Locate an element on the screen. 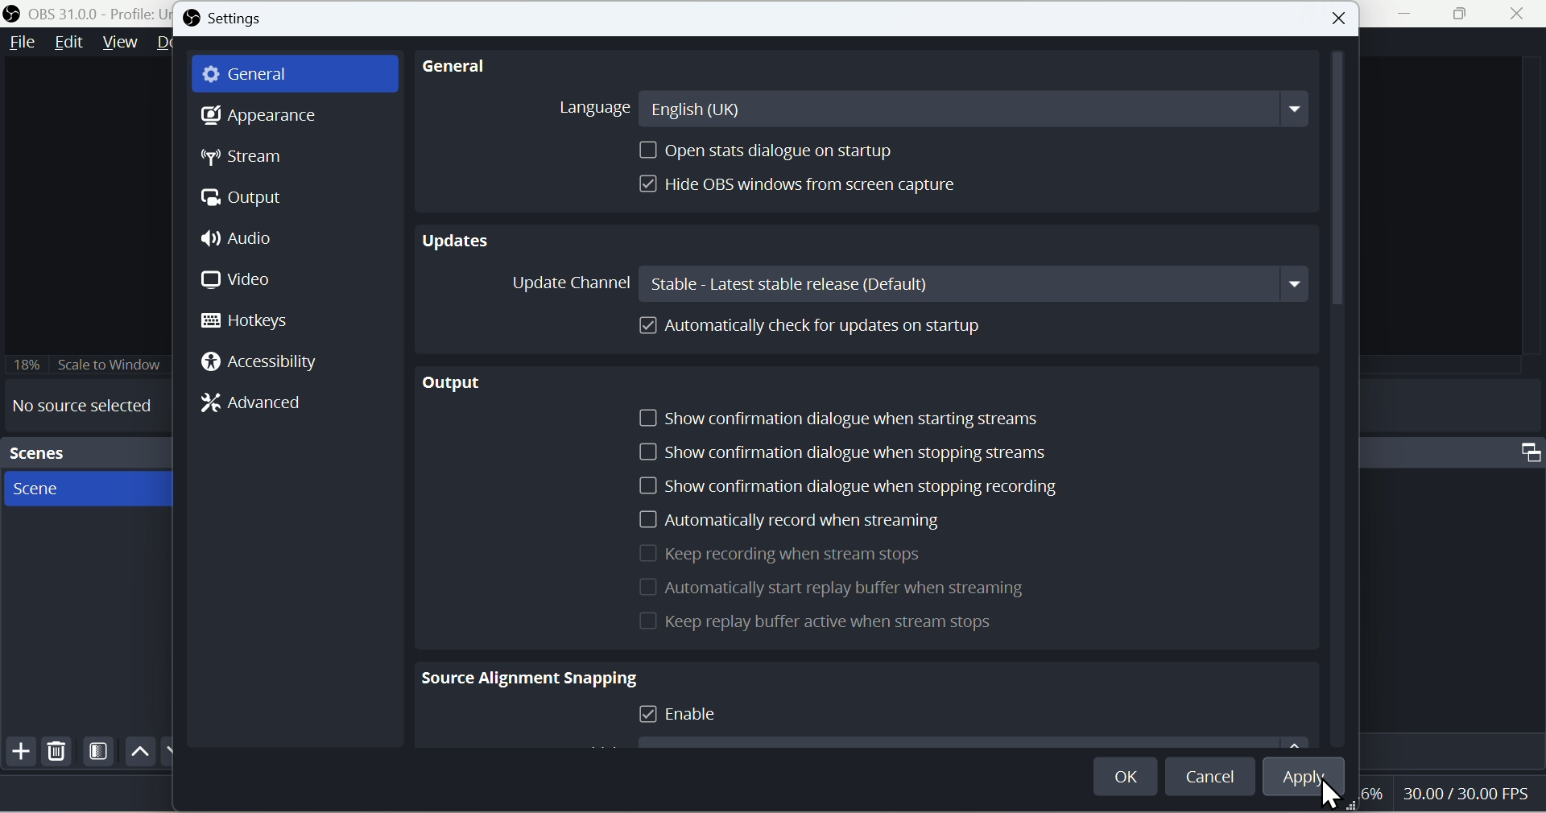 This screenshot has height=813, width=1546. Show confirmation dialogue when stopping streams is located at coordinates (849, 452).